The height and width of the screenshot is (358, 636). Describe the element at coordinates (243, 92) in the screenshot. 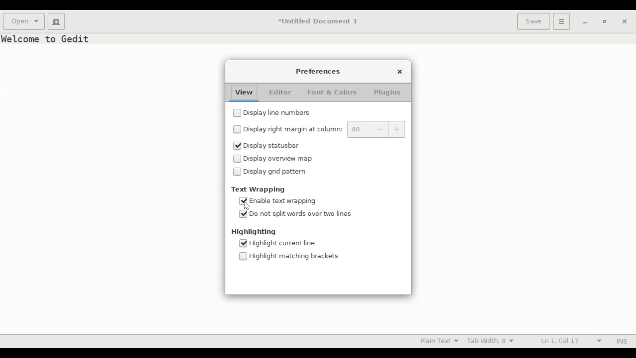

I see `View` at that location.